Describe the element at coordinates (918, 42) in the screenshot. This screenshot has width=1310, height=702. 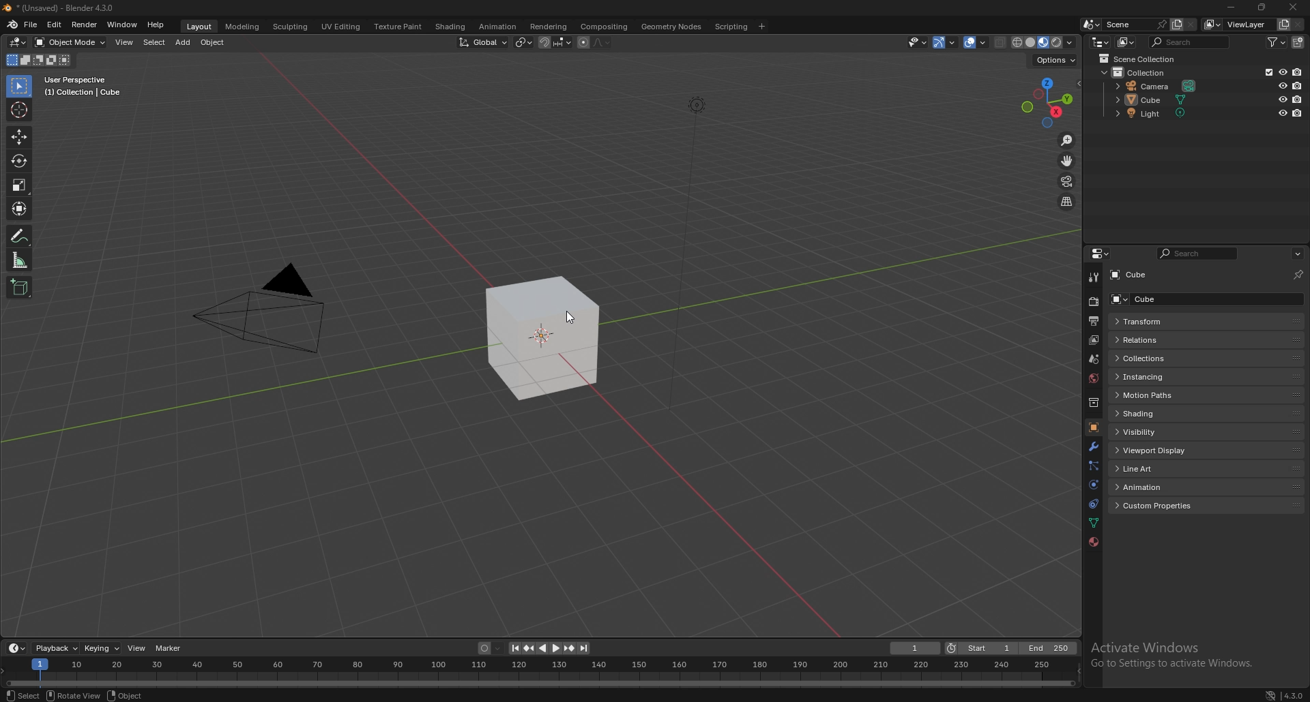
I see `selectibility and visibility` at that location.